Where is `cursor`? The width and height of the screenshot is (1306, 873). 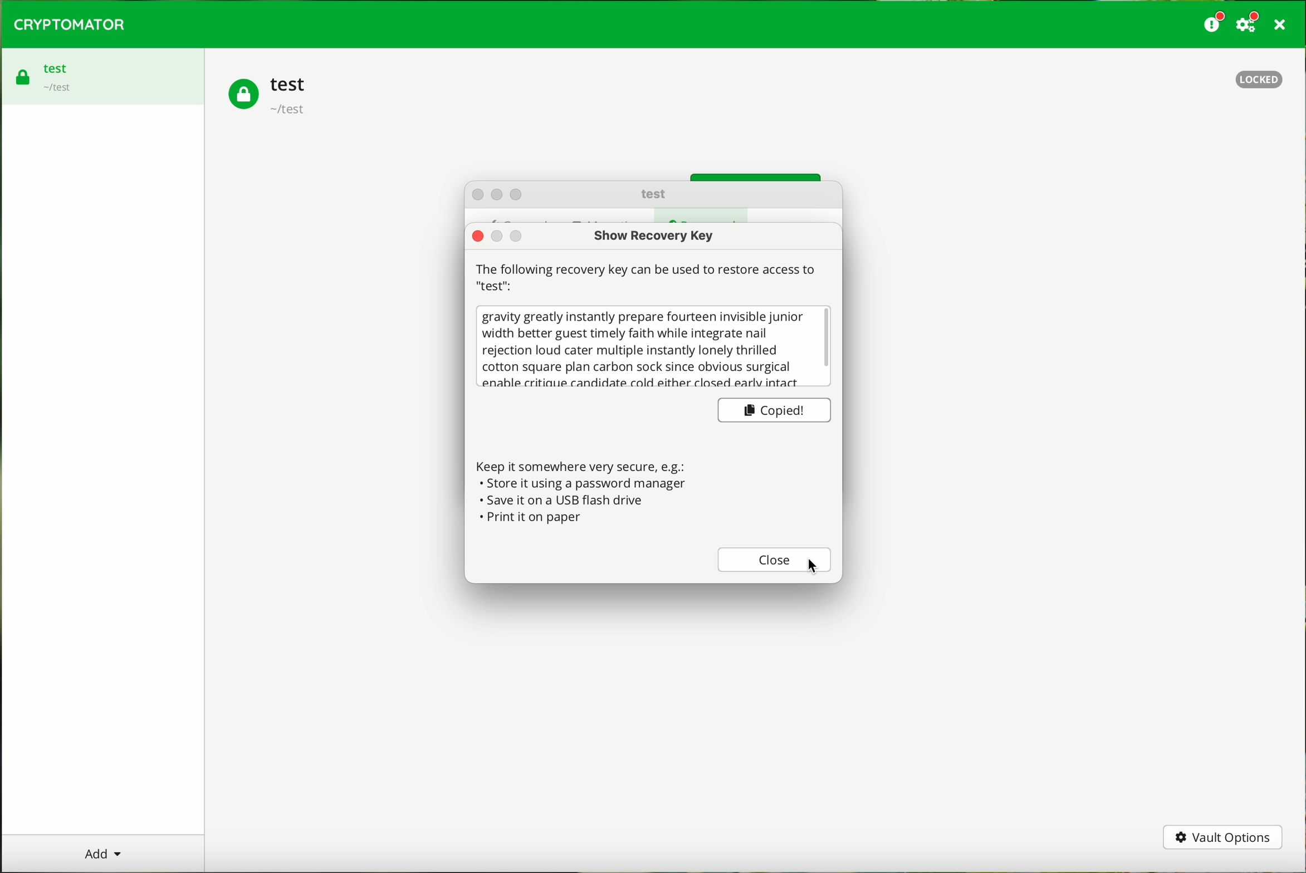
cursor is located at coordinates (814, 566).